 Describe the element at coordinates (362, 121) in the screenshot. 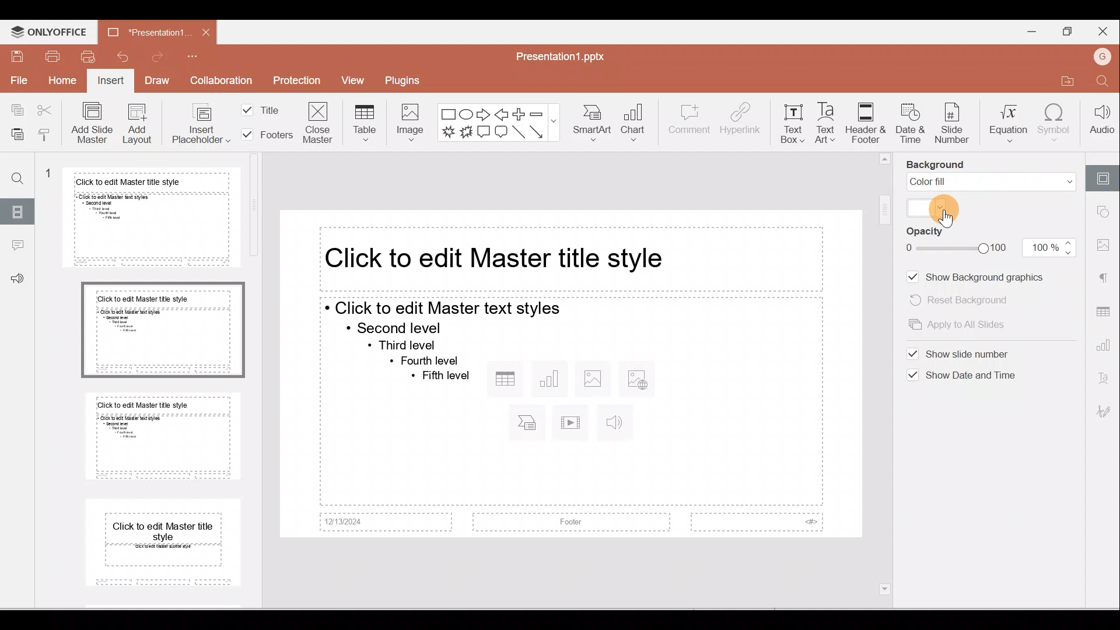

I see `Table` at that location.